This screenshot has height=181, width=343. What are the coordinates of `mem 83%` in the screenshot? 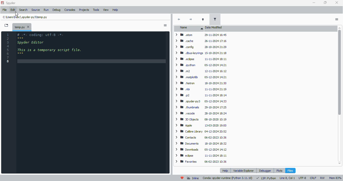 It's located at (335, 178).